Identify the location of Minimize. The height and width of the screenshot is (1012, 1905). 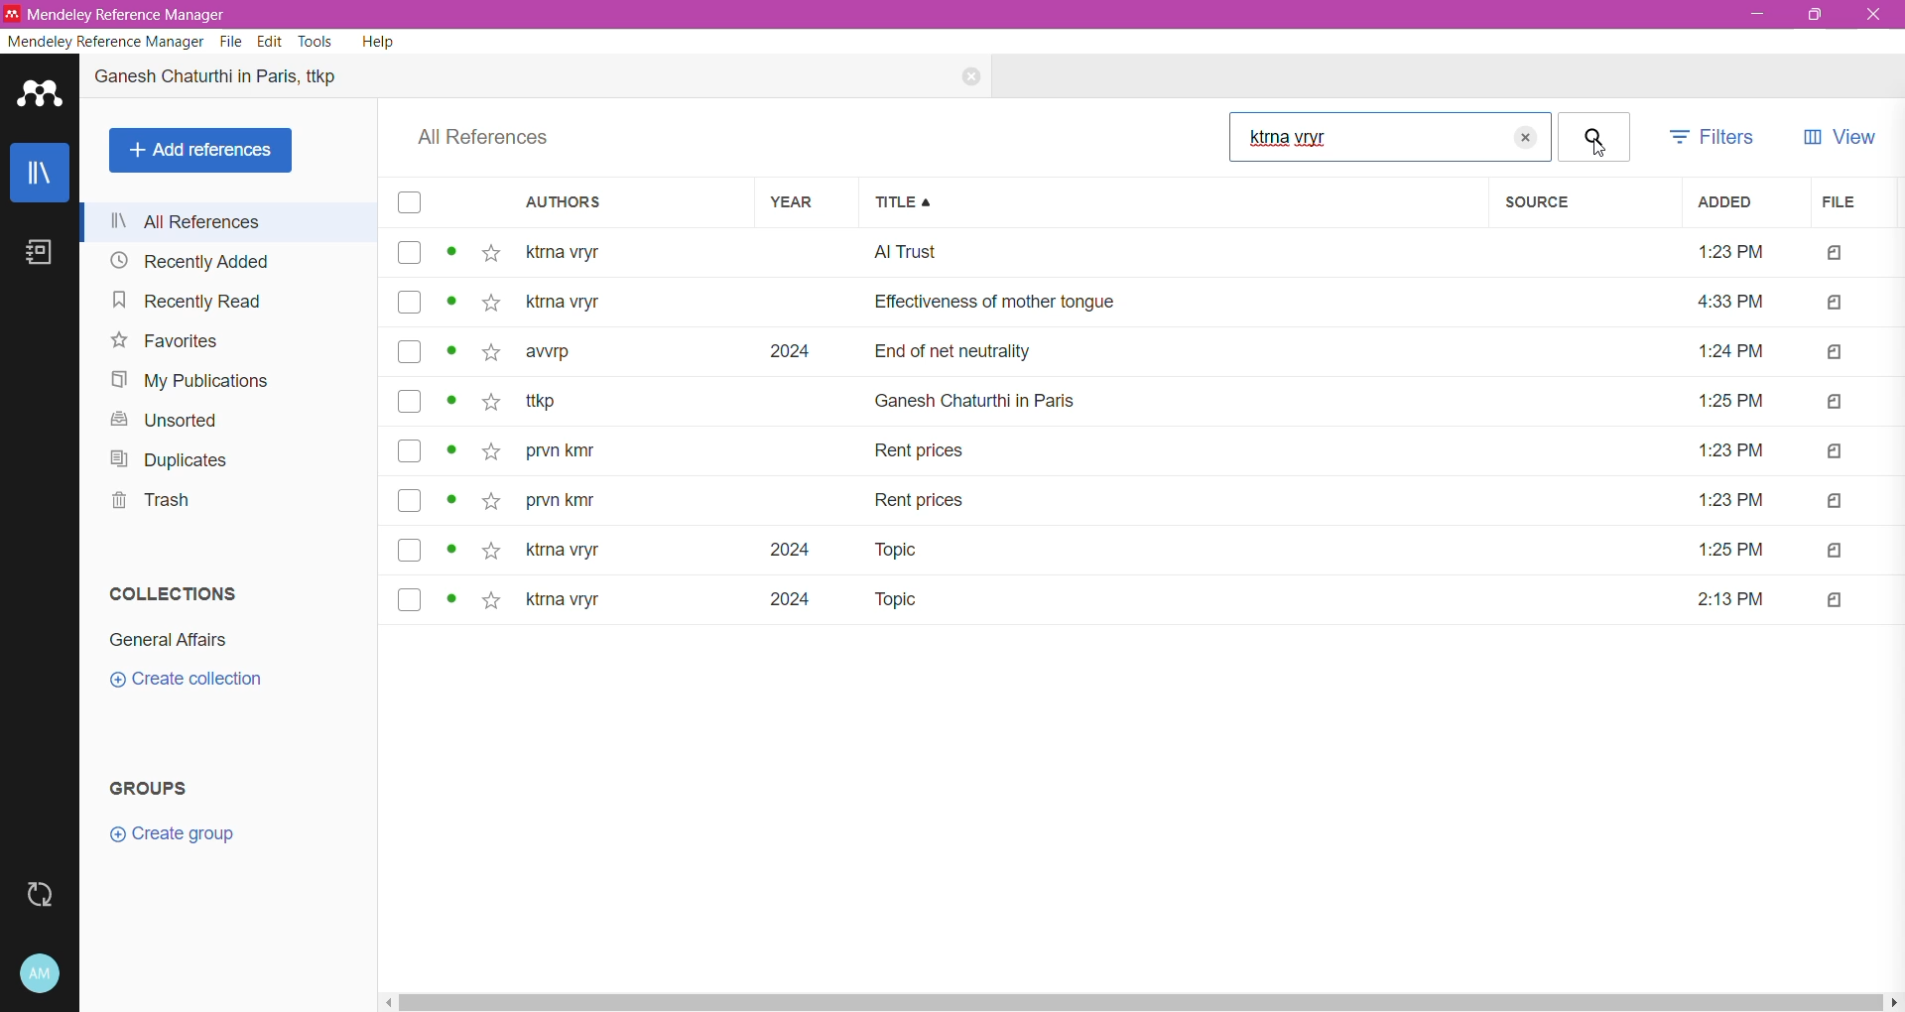
(1752, 17).